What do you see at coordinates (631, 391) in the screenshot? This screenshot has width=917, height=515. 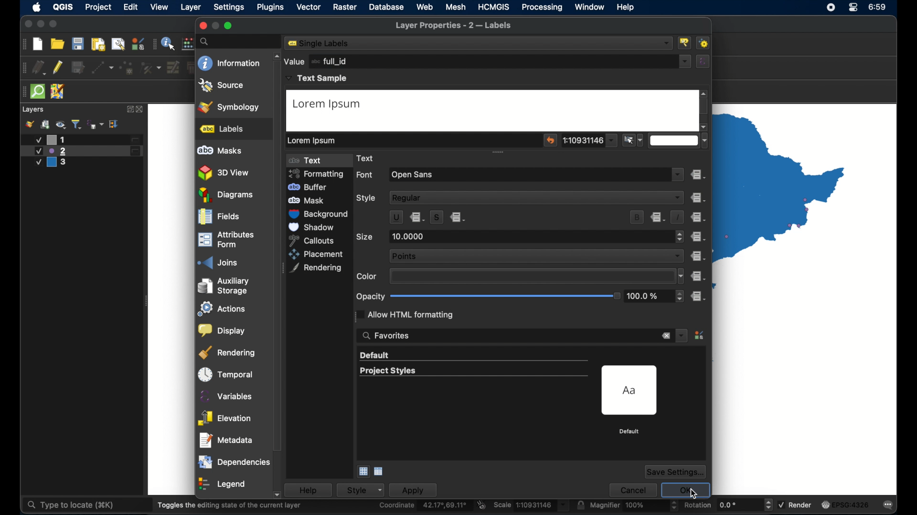 I see `preview` at bounding box center [631, 391].